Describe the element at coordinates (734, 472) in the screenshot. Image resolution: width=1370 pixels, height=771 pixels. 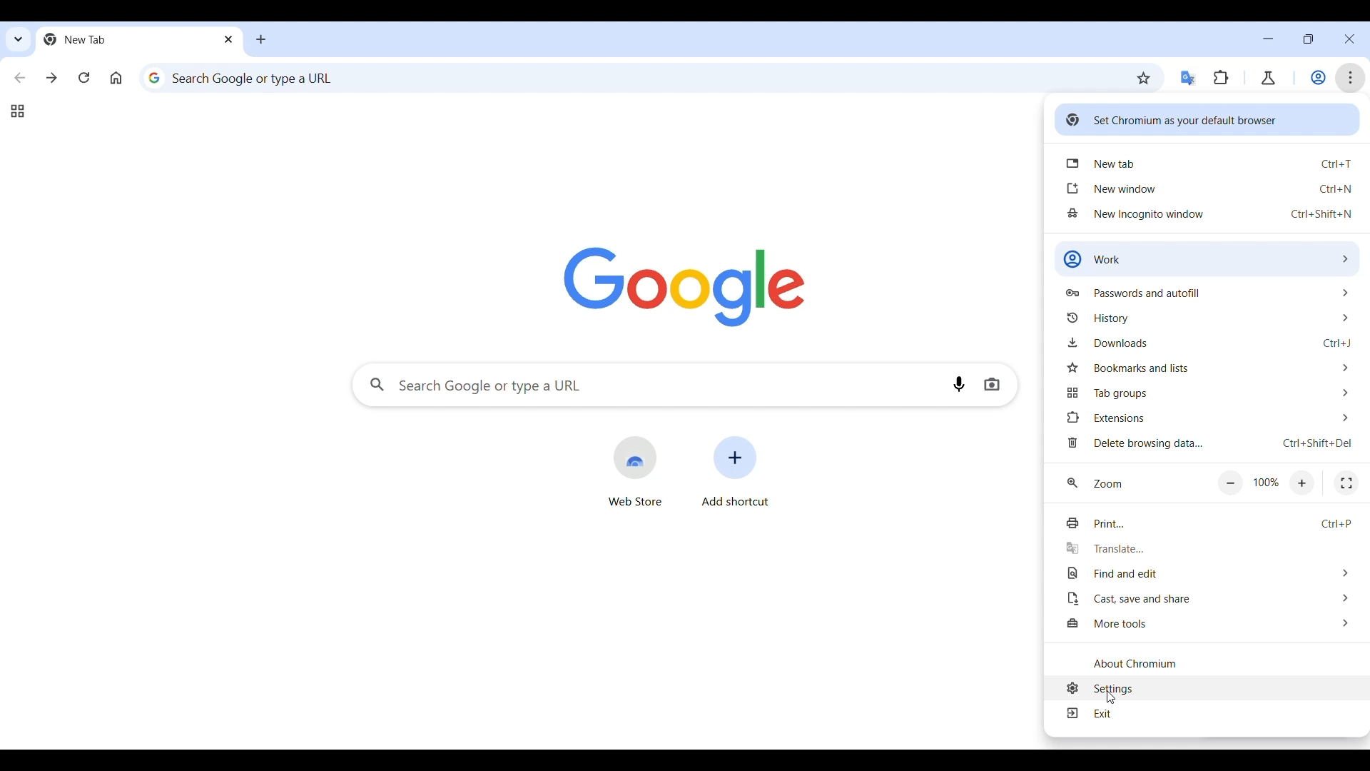
I see `Add shortcut to another site` at that location.